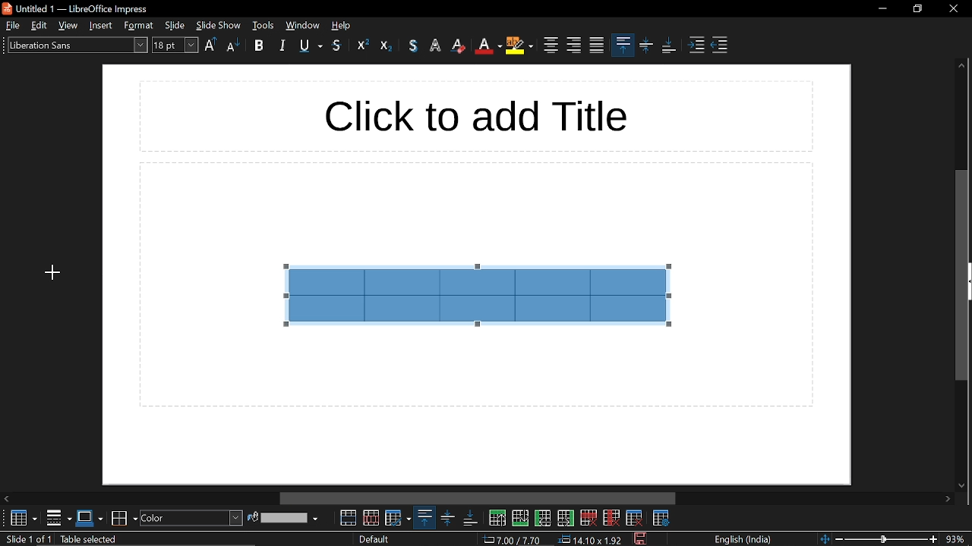 This screenshot has height=546, width=972. I want to click on current slide, so click(26, 540).